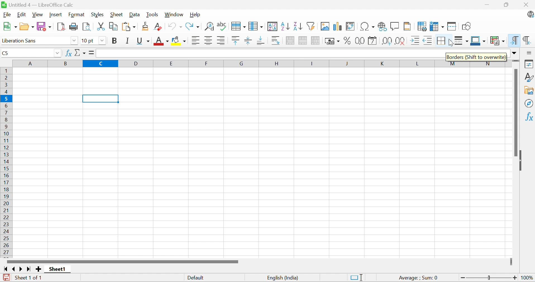  Describe the element at coordinates (530, 52) in the screenshot. I see `Sidebar settings` at that location.